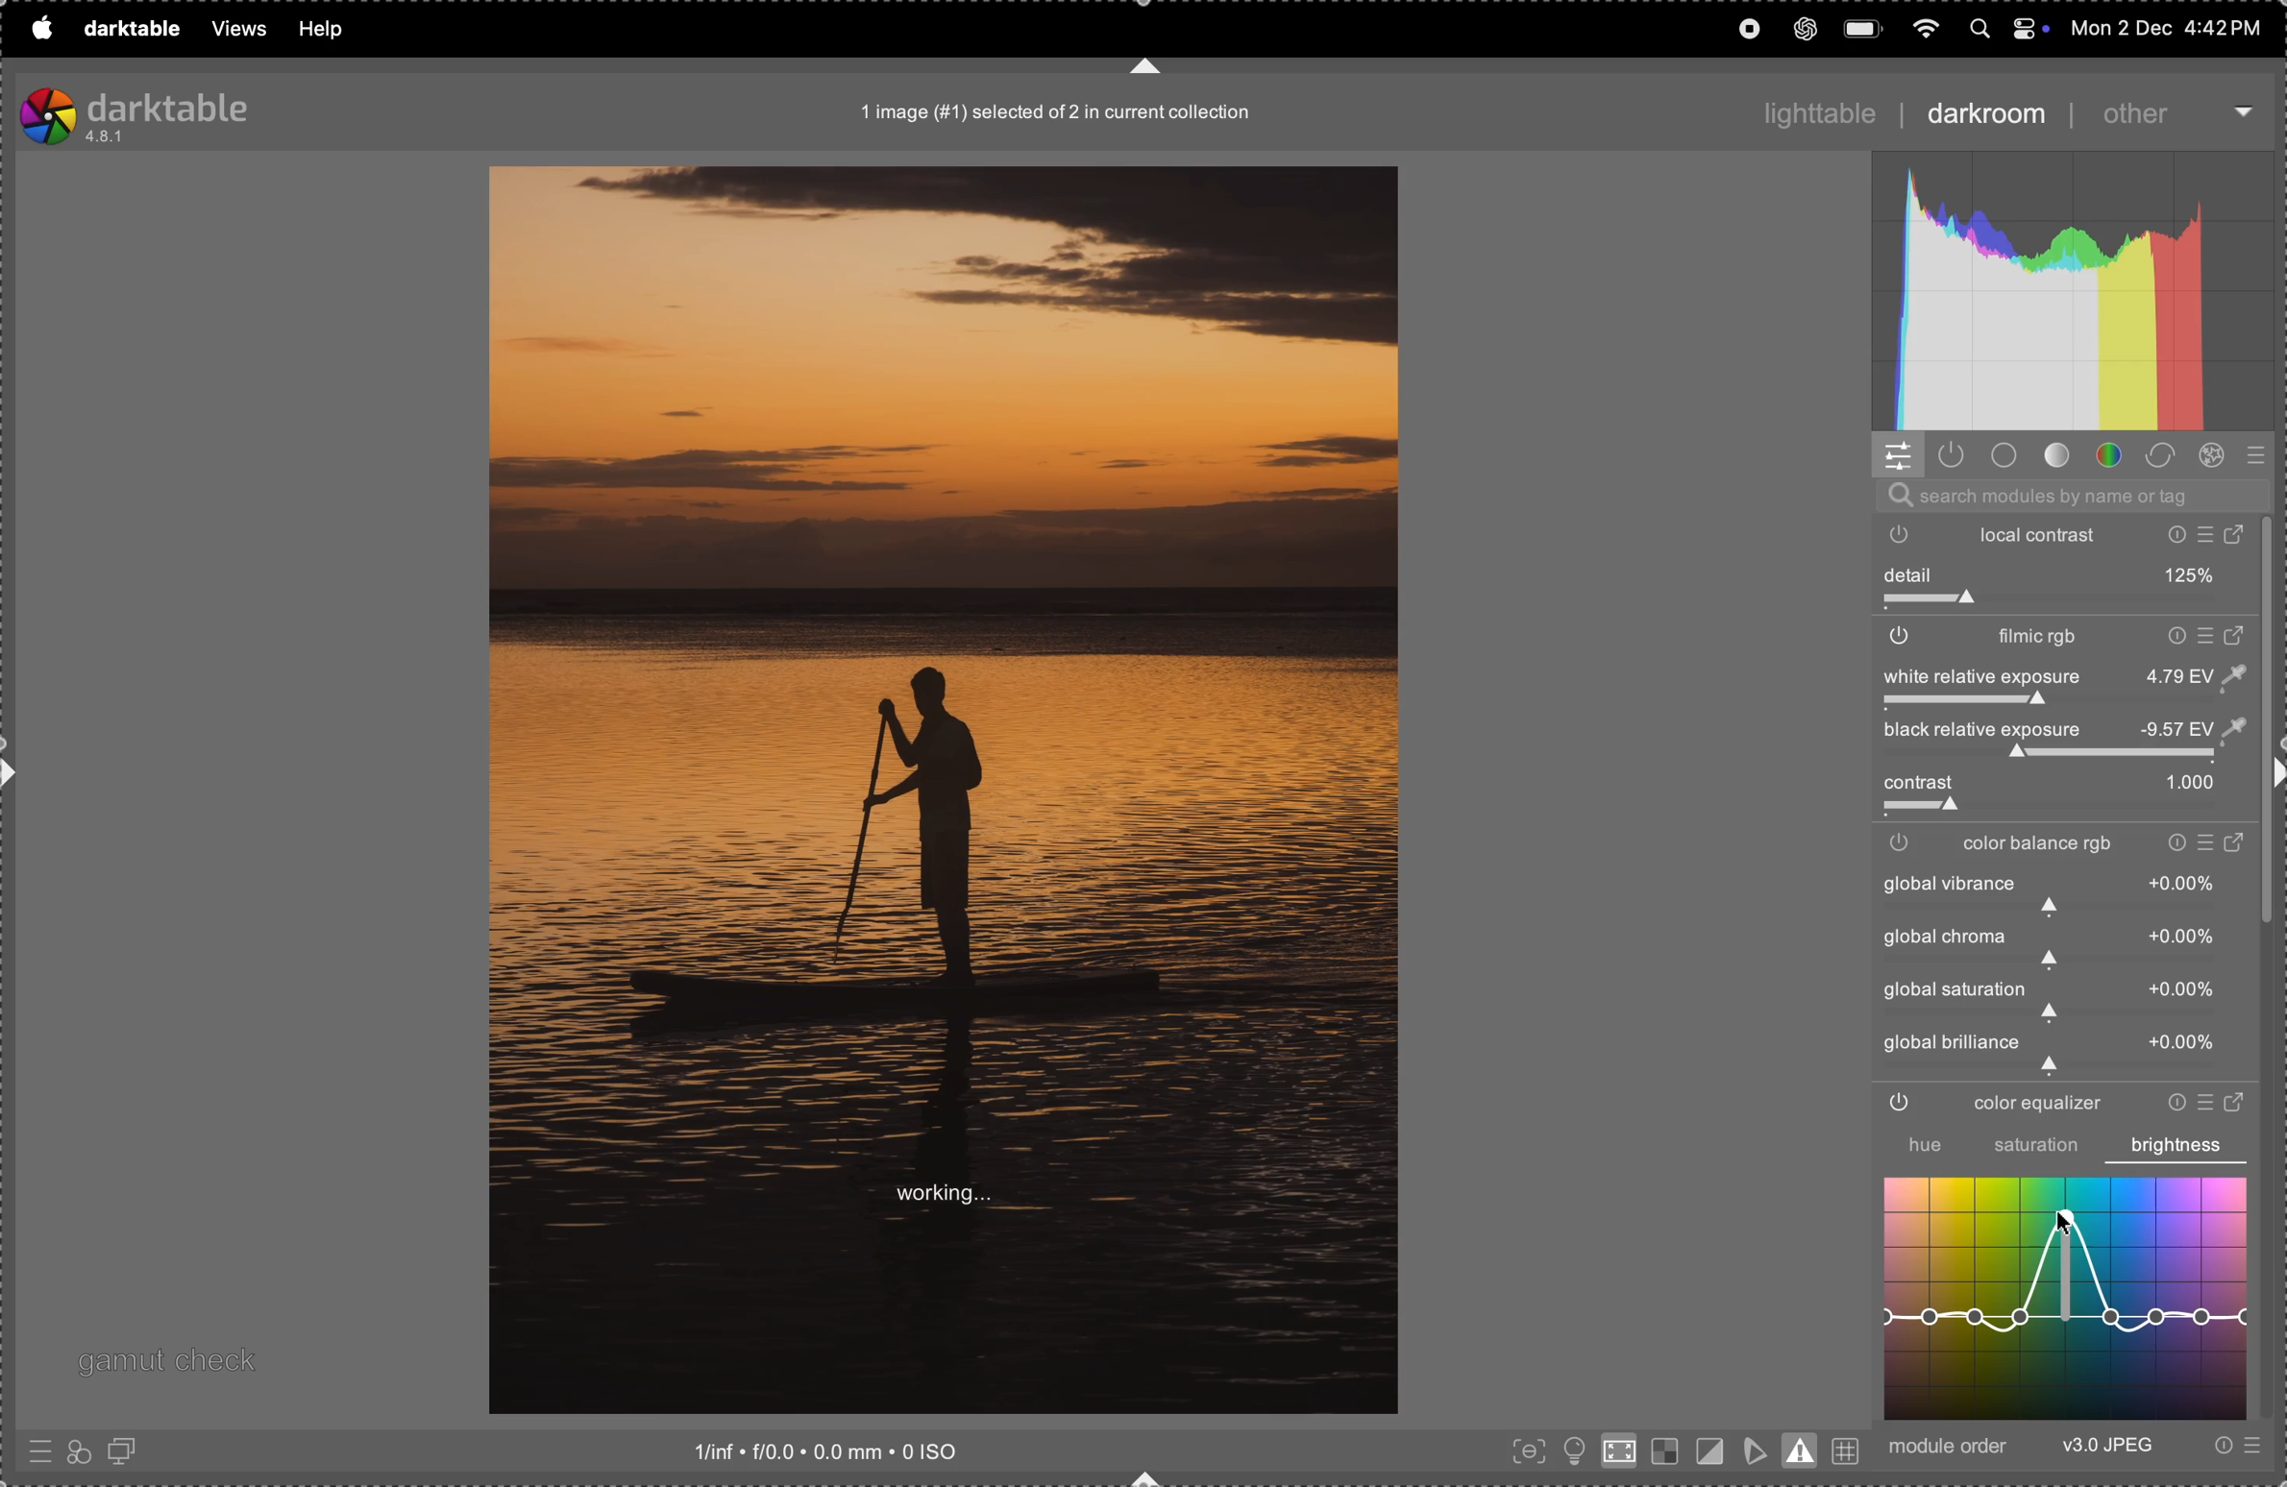  What do you see at coordinates (1913, 703) in the screenshot?
I see `toggle exposure` at bounding box center [1913, 703].